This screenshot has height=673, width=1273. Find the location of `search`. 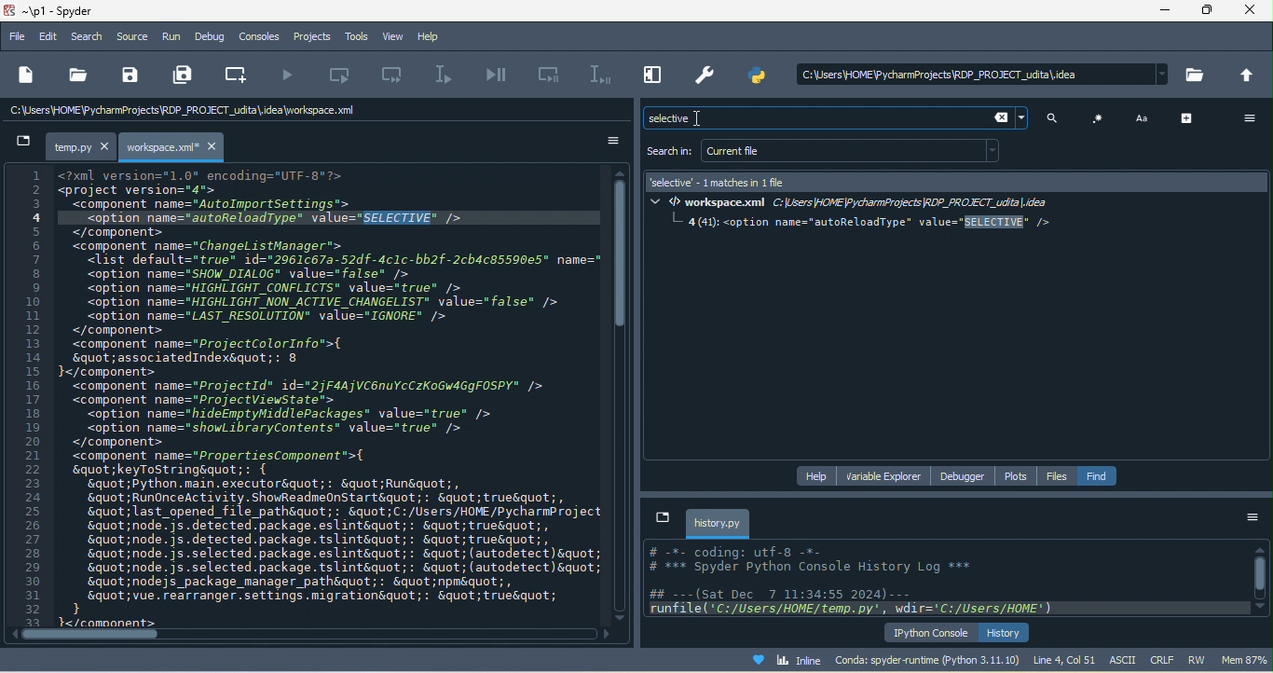

search is located at coordinates (89, 36).